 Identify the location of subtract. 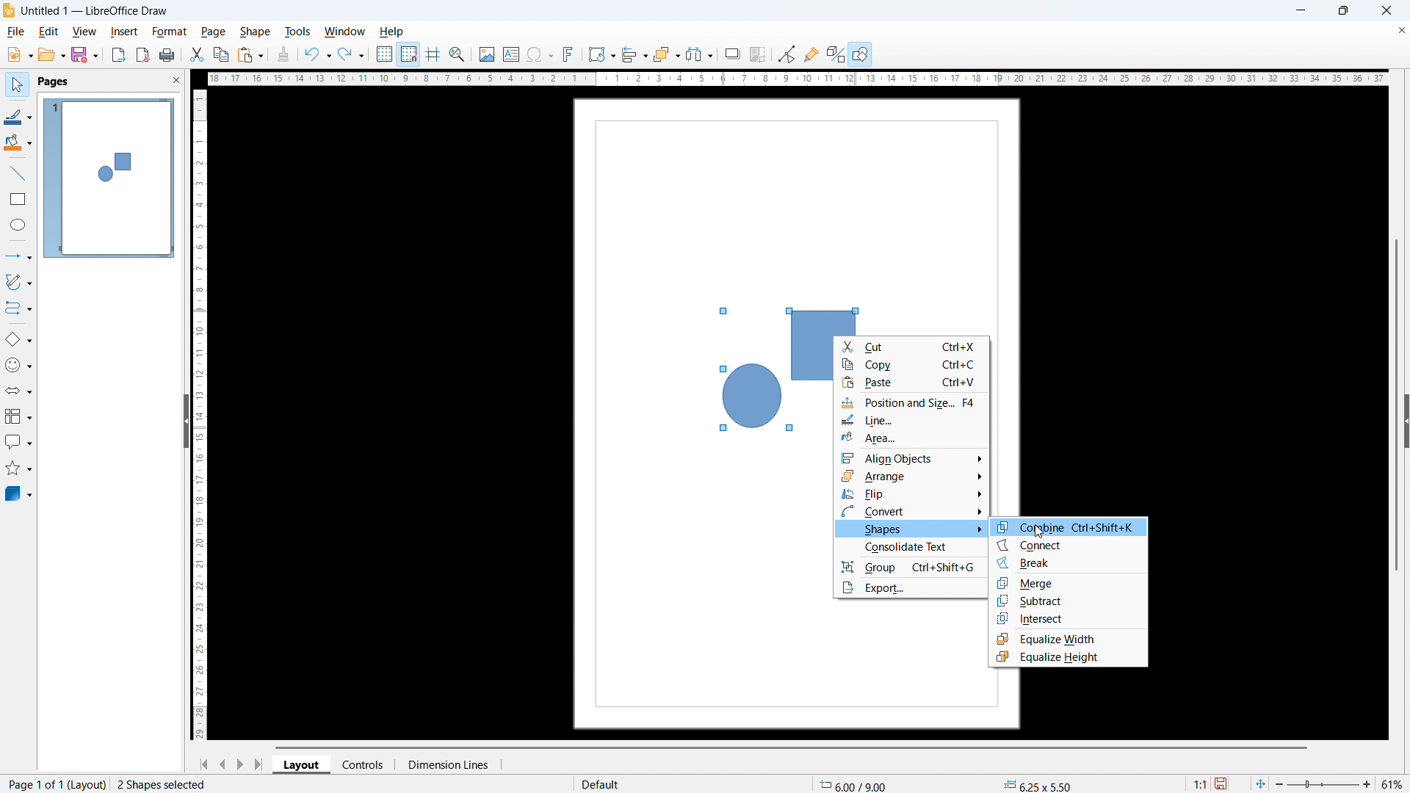
(1070, 601).